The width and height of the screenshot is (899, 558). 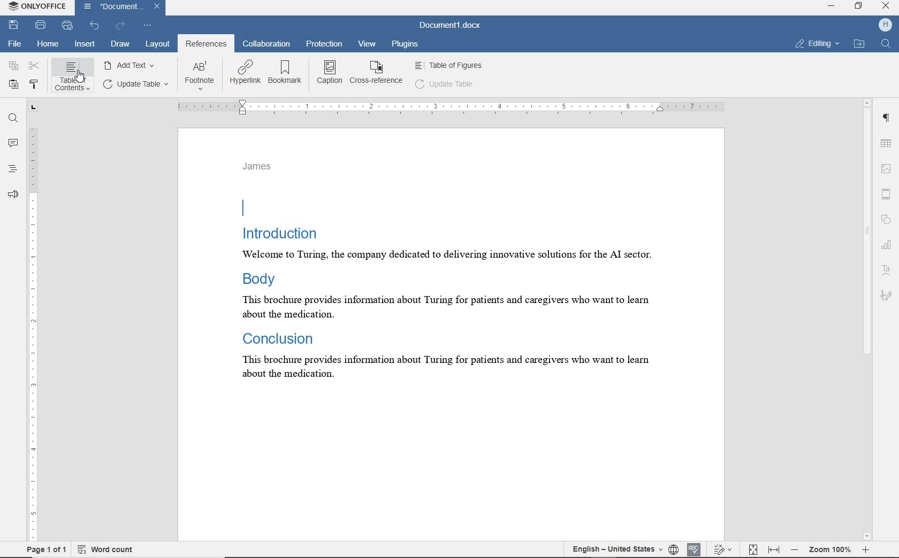 I want to click on home, so click(x=48, y=45).